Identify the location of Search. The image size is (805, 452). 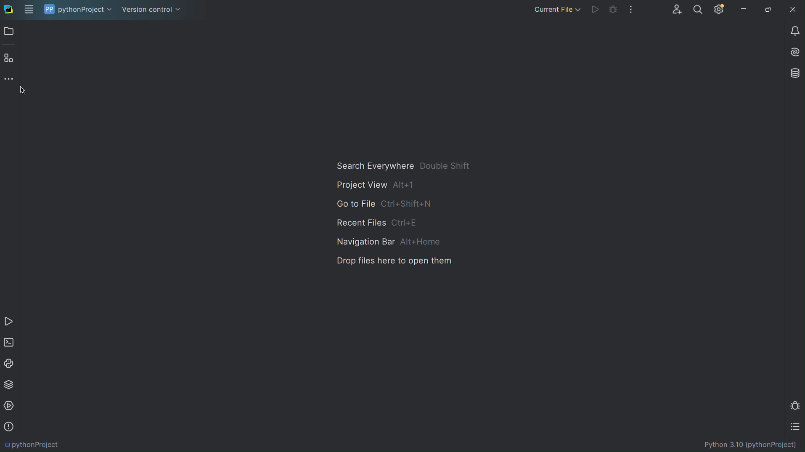
(700, 11).